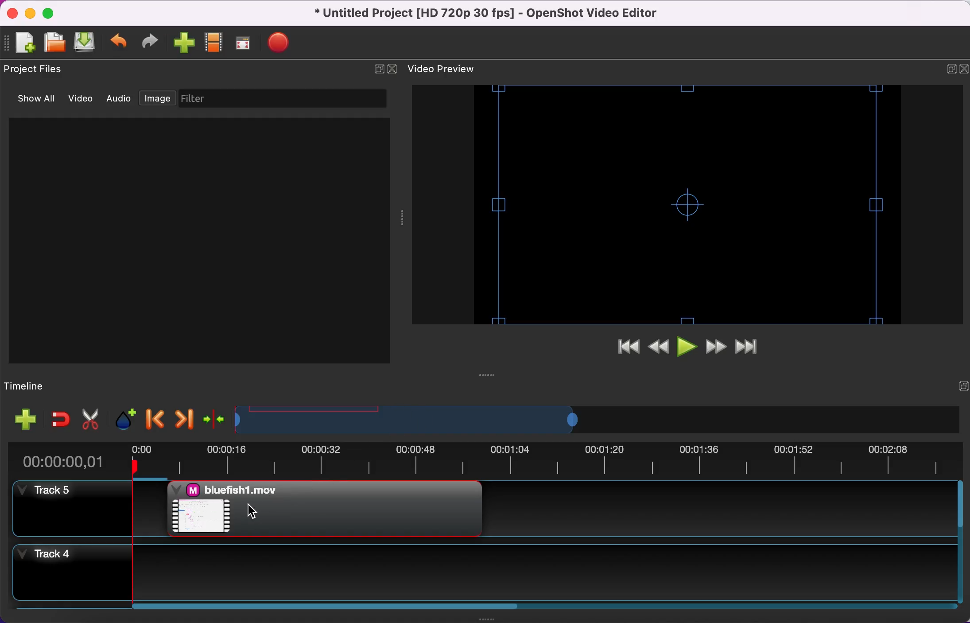 The height and width of the screenshot is (623, 970). I want to click on expand/hide, so click(379, 72).